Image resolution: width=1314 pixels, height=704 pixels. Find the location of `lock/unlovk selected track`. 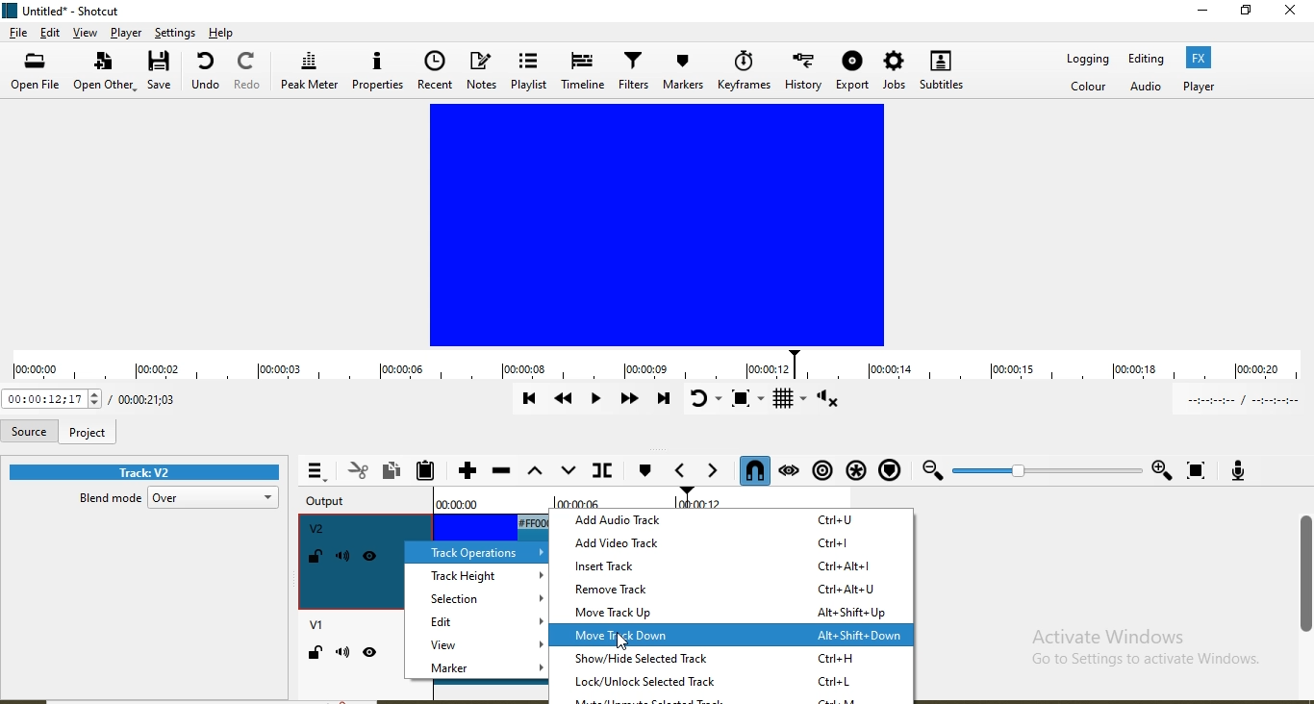

lock/unlovk selected track is located at coordinates (732, 682).